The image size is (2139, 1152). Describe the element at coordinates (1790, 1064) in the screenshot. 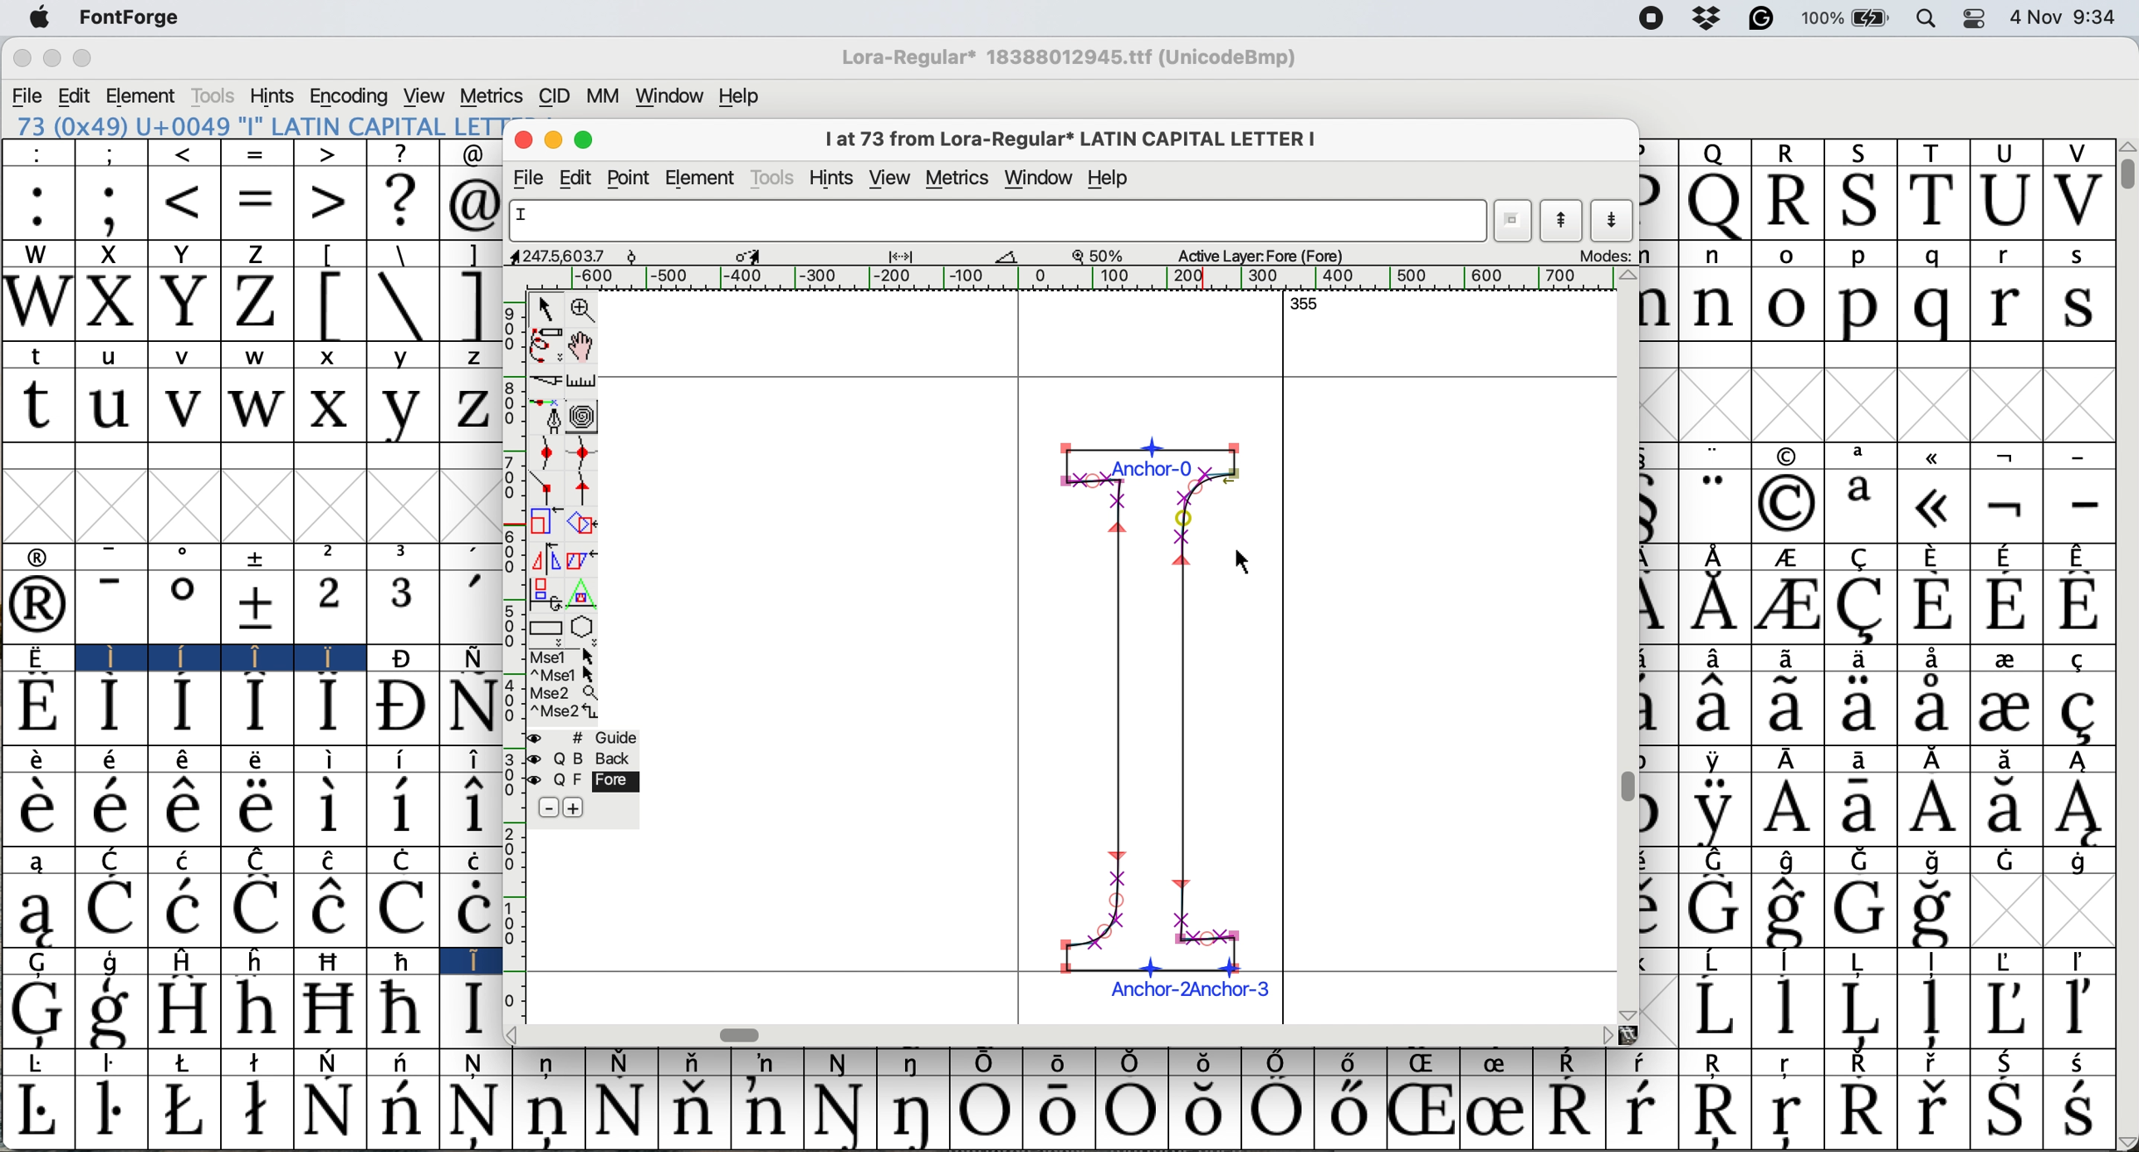

I see `Symbol` at that location.